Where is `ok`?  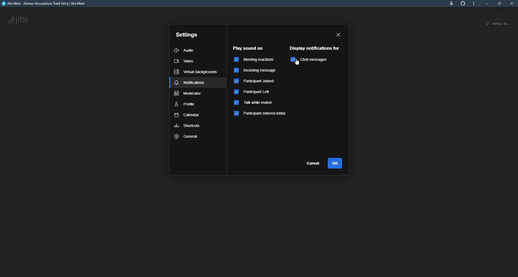 ok is located at coordinates (337, 163).